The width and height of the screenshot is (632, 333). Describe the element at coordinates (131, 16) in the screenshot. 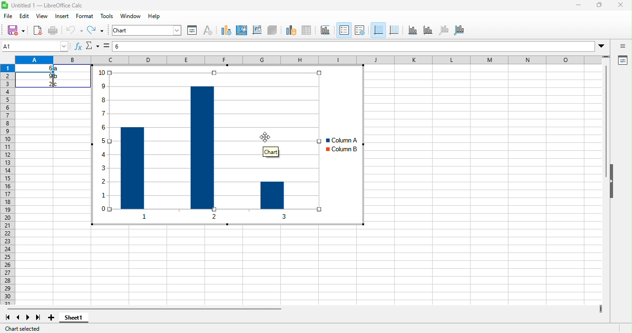

I see `window` at that location.